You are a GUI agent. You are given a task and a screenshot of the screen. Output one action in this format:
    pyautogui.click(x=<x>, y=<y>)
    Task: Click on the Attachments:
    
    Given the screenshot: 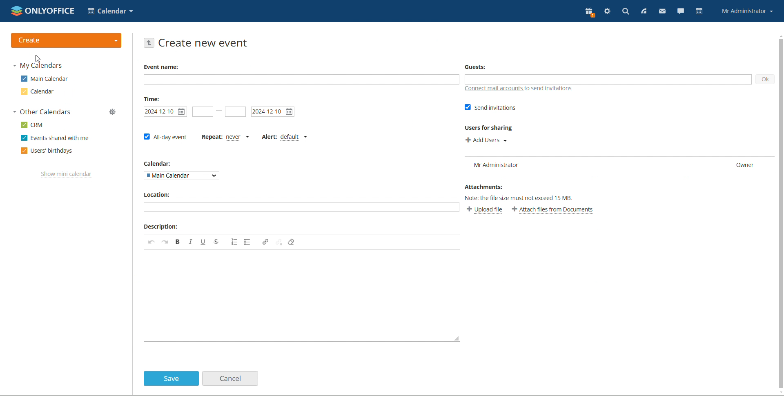 What is the action you would take?
    pyautogui.click(x=484, y=187)
    